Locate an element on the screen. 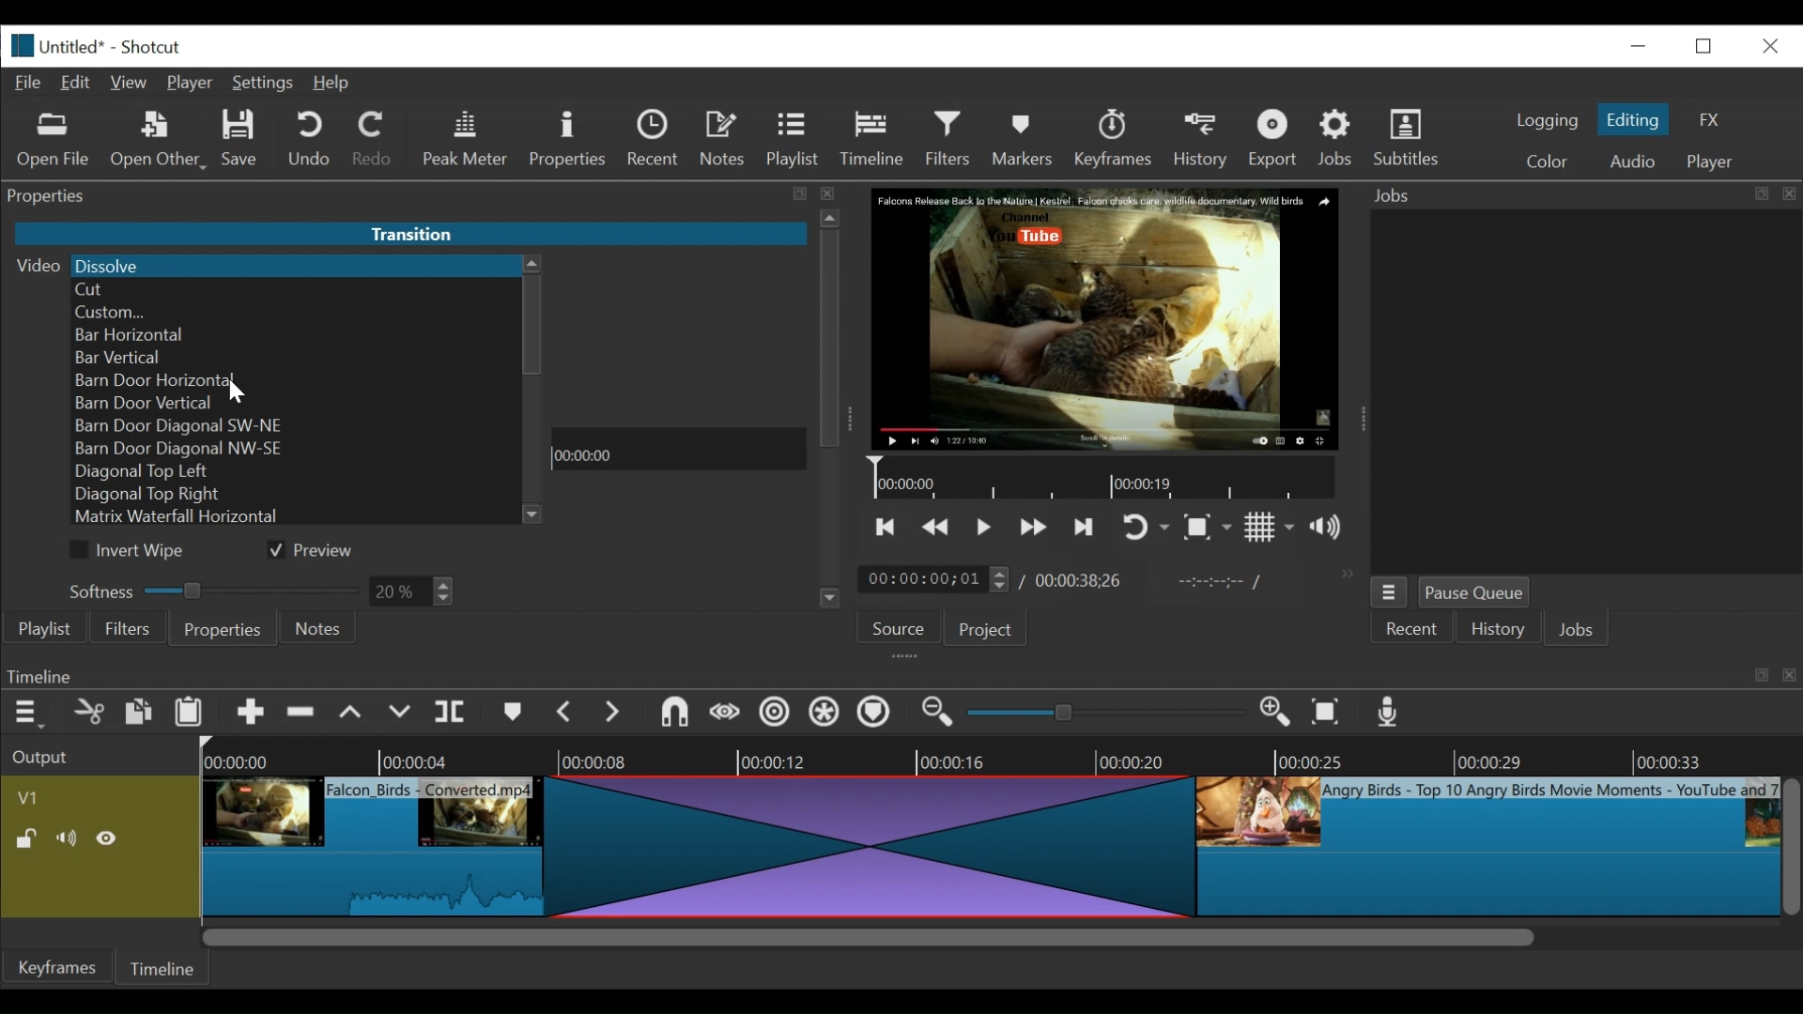 The width and height of the screenshot is (1803, 1014). Properties is located at coordinates (570, 139).